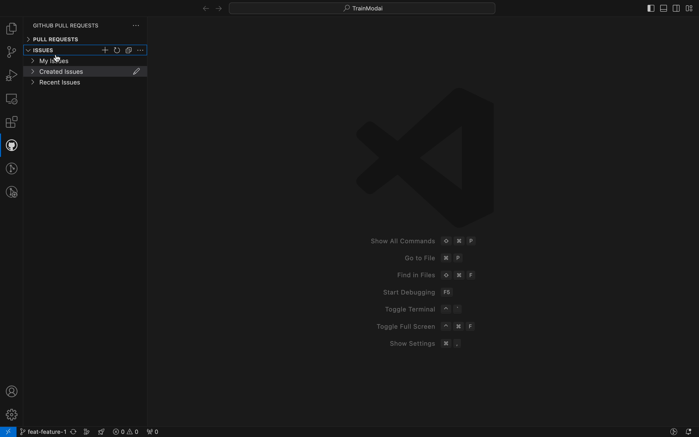  I want to click on toggle secondary bar, so click(675, 8).